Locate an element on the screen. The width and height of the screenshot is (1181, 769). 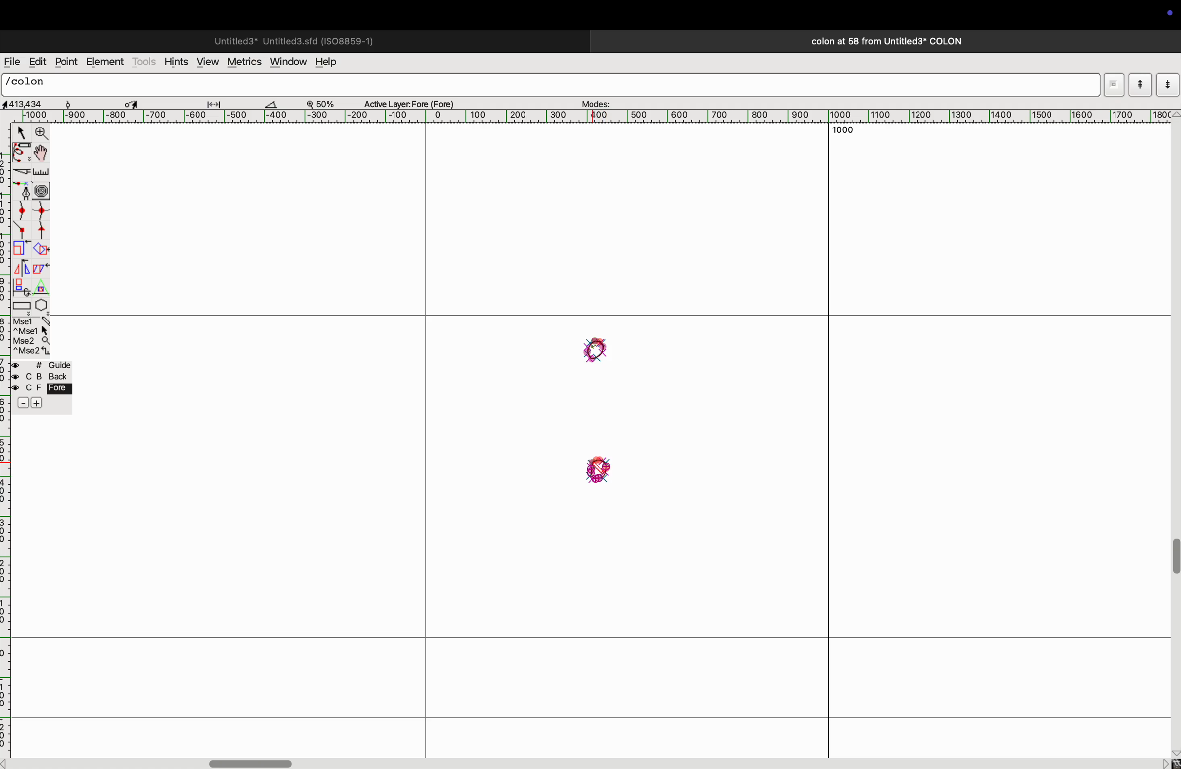
window is located at coordinates (287, 63).